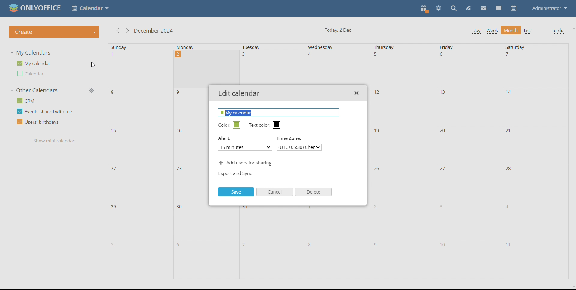 This screenshot has height=290, width=576. I want to click on current date, so click(338, 31).